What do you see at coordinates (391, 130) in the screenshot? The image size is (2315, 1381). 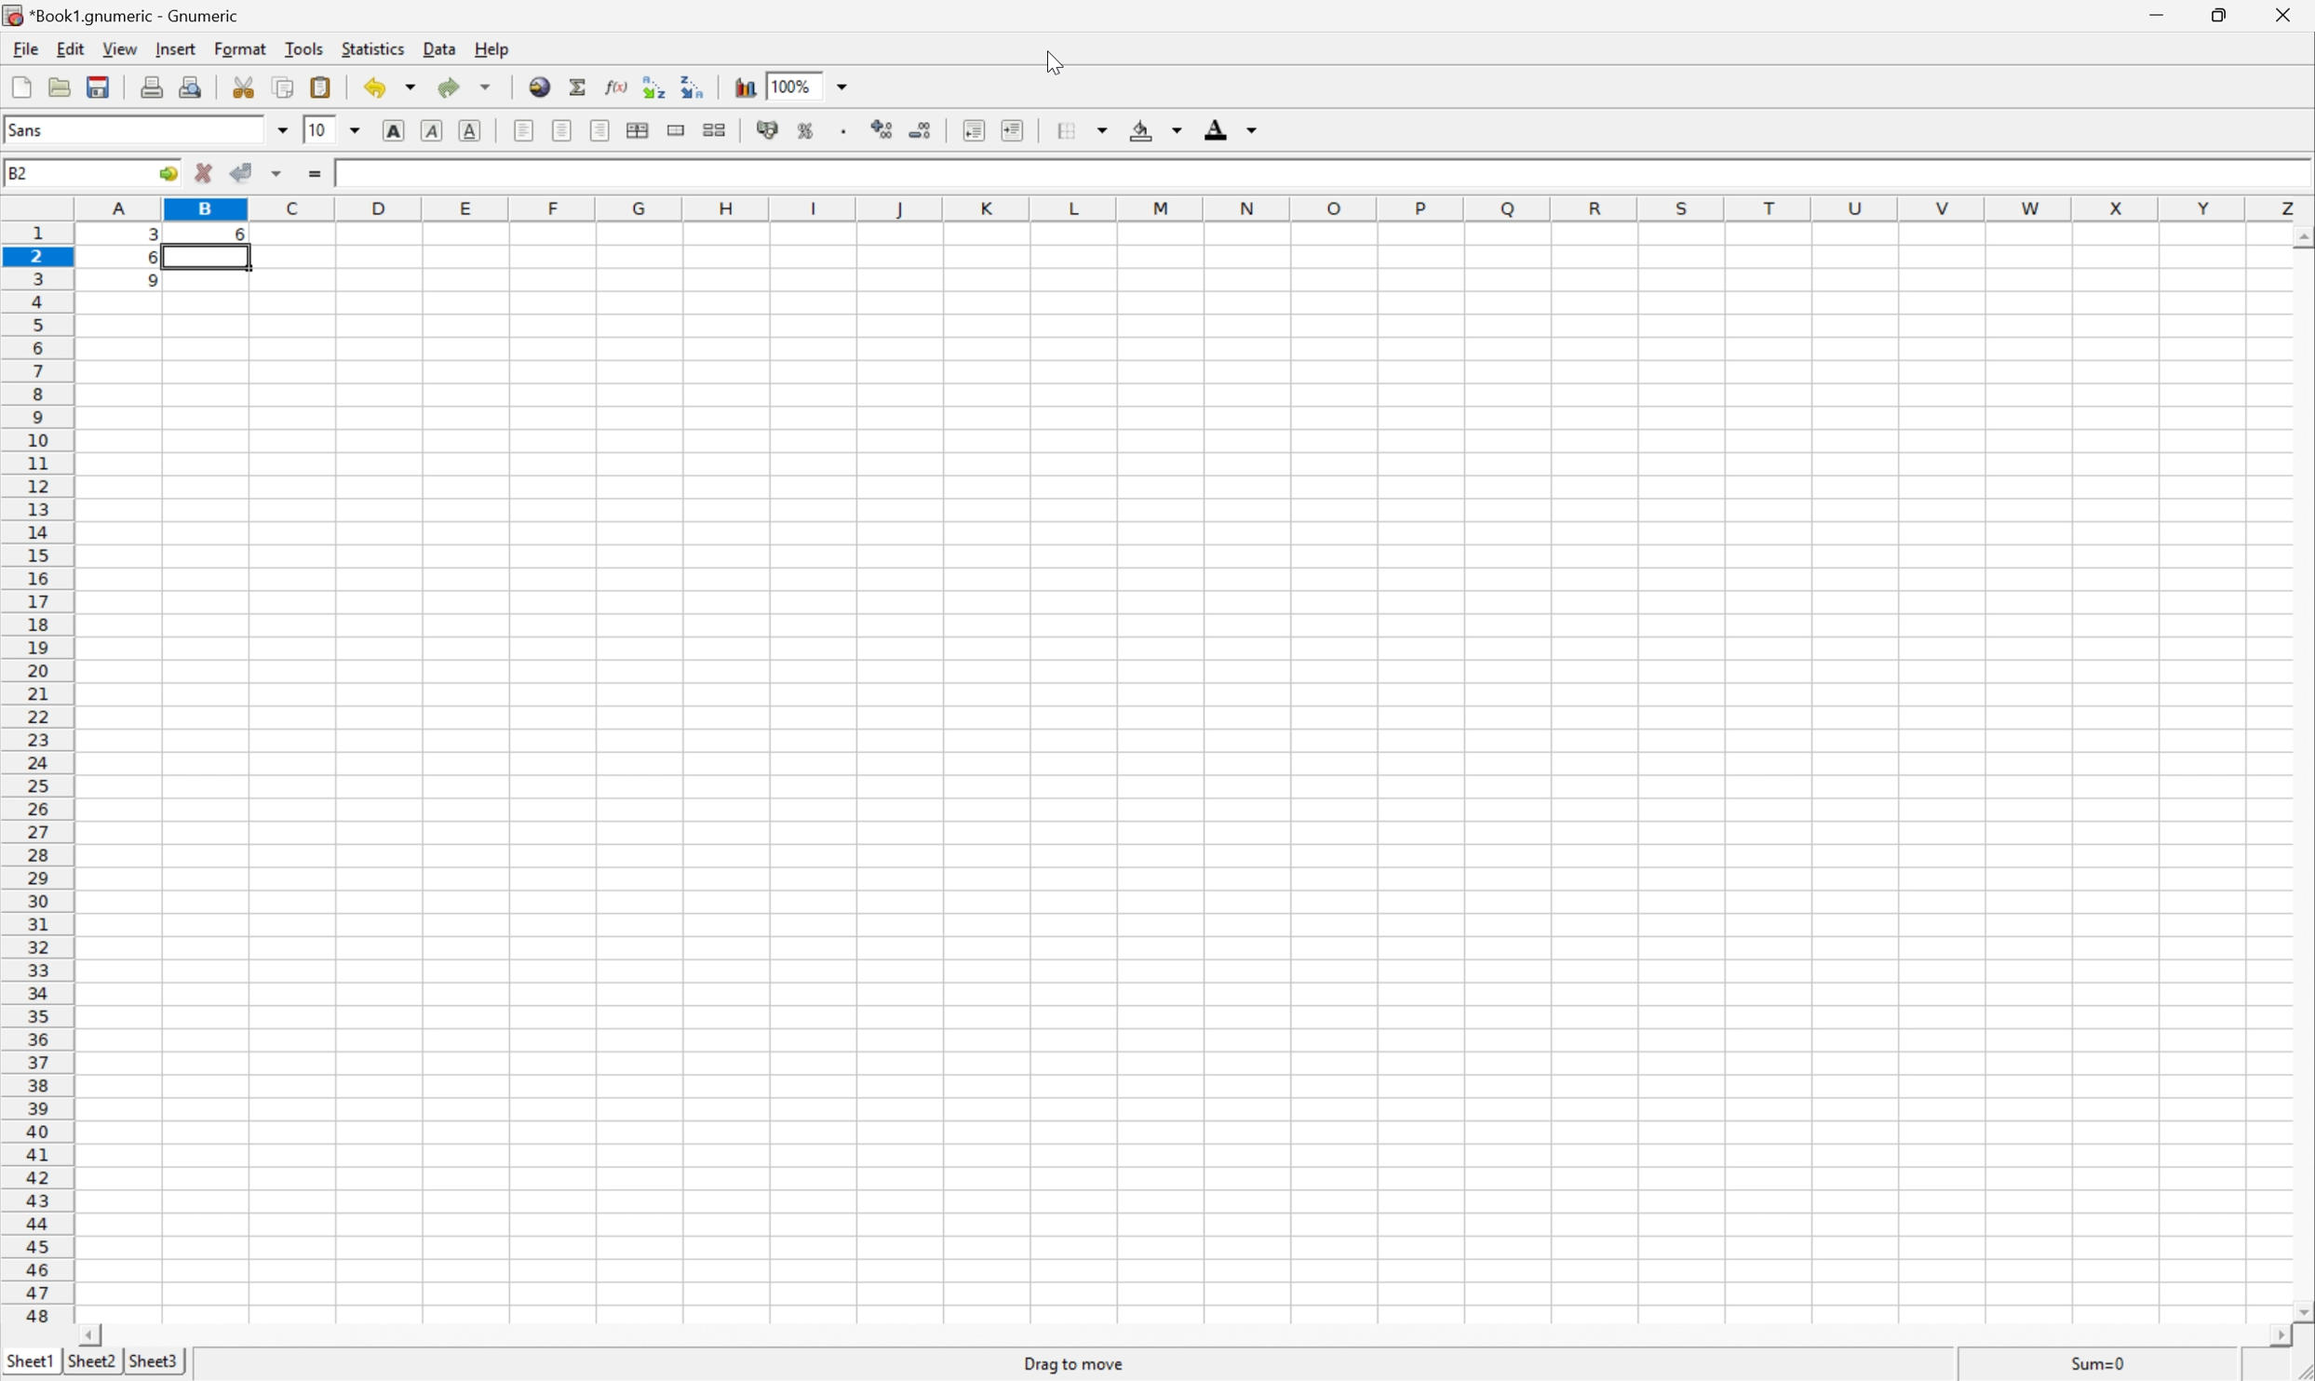 I see `Bold` at bounding box center [391, 130].